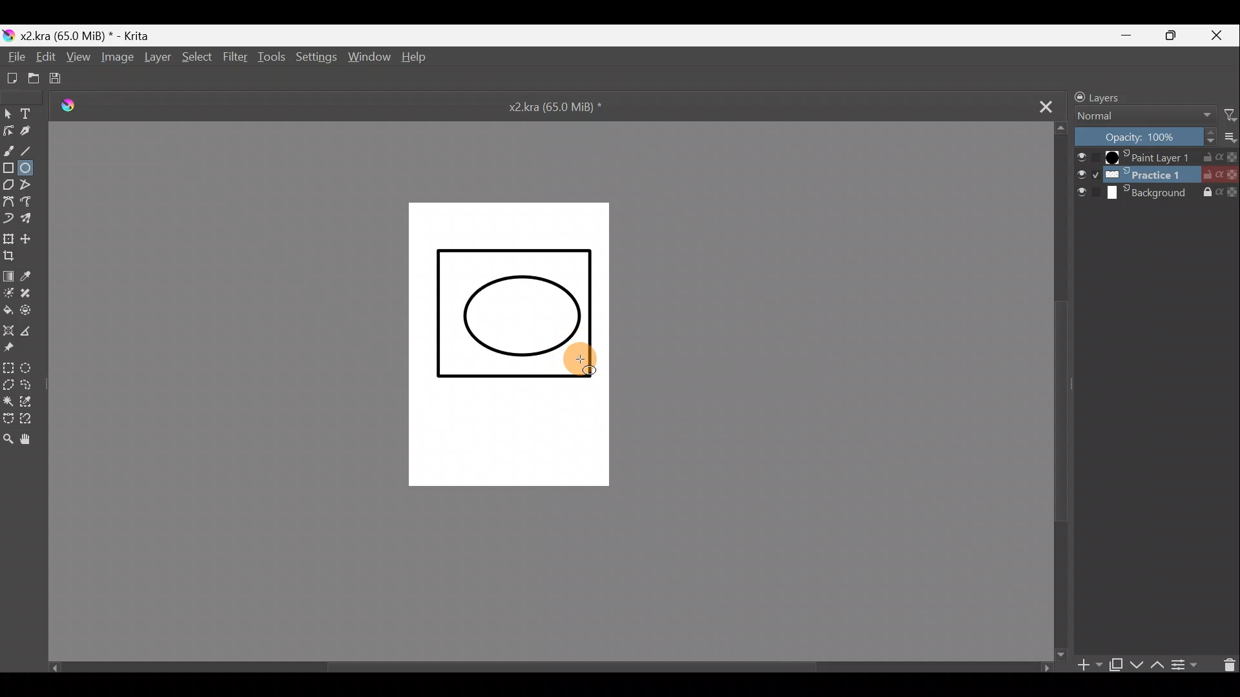 The image size is (1240, 697). I want to click on Create a new document, so click(12, 76).